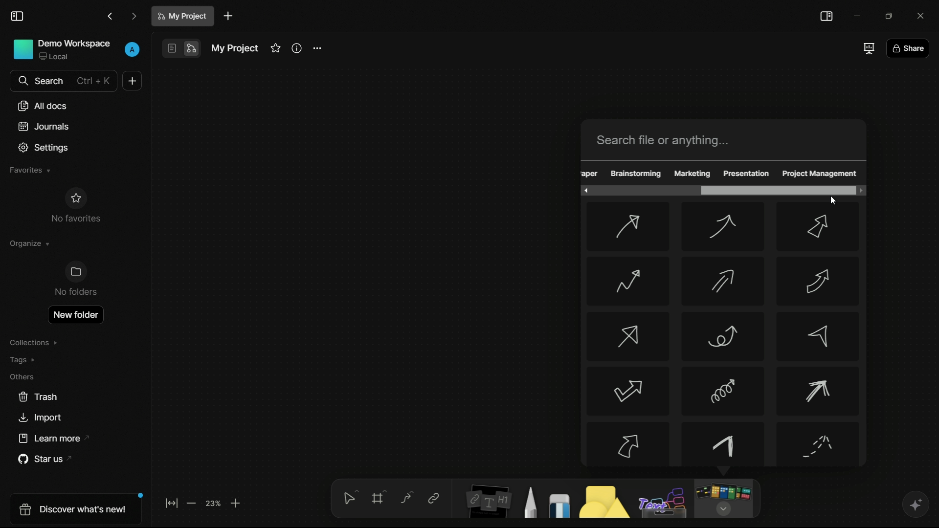 The image size is (939, 528). I want to click on notes, so click(488, 501).